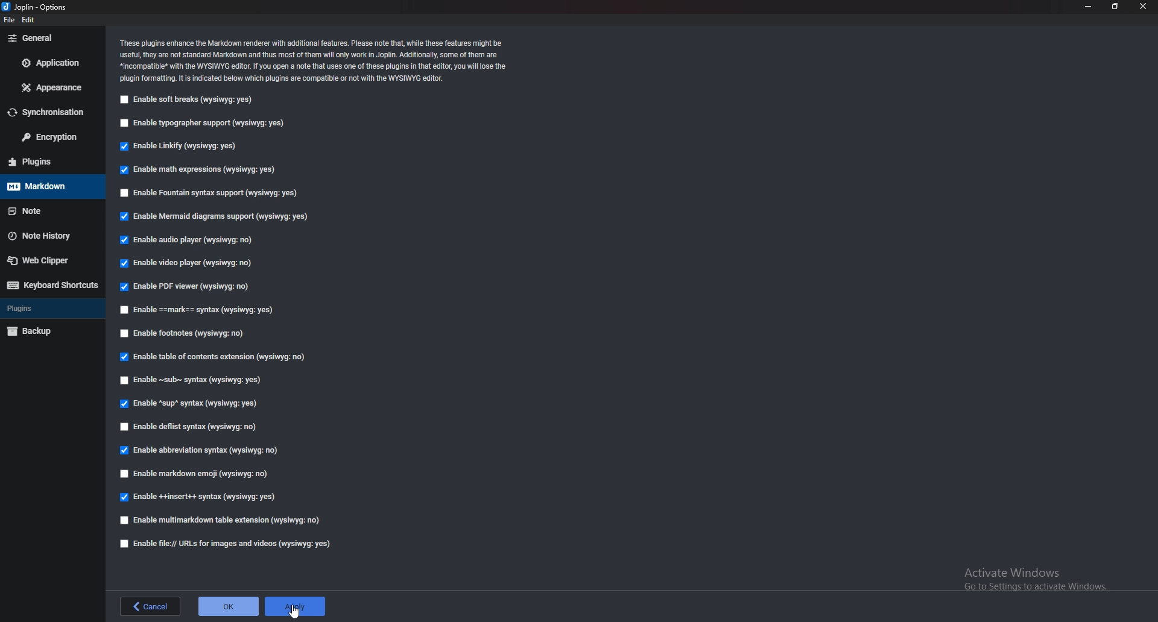 The image size is (1158, 622). I want to click on Enable audio player, so click(189, 240).